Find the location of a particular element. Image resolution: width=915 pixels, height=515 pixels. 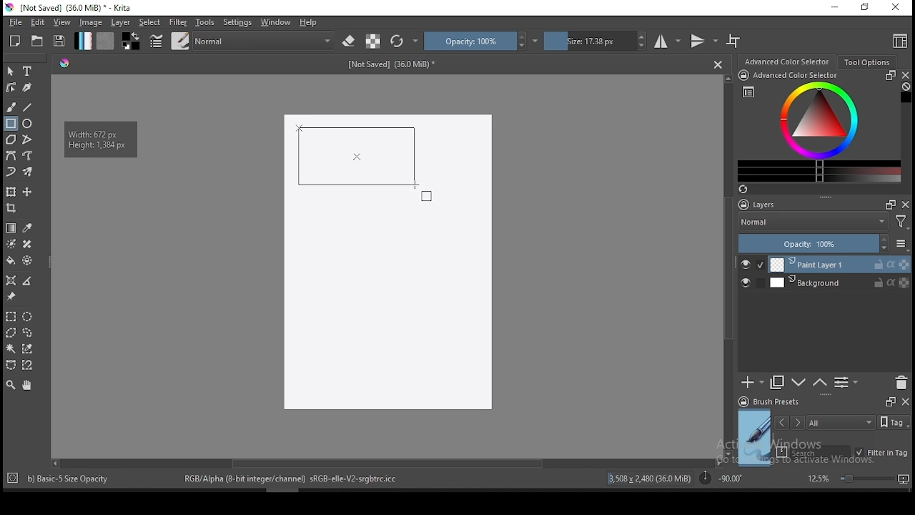

layer is located at coordinates (839, 283).